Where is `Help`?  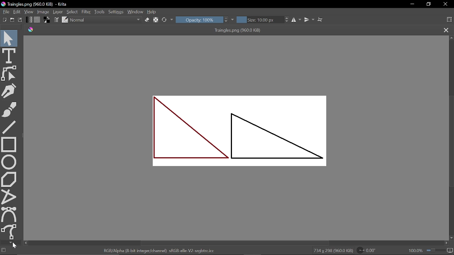 Help is located at coordinates (153, 12).